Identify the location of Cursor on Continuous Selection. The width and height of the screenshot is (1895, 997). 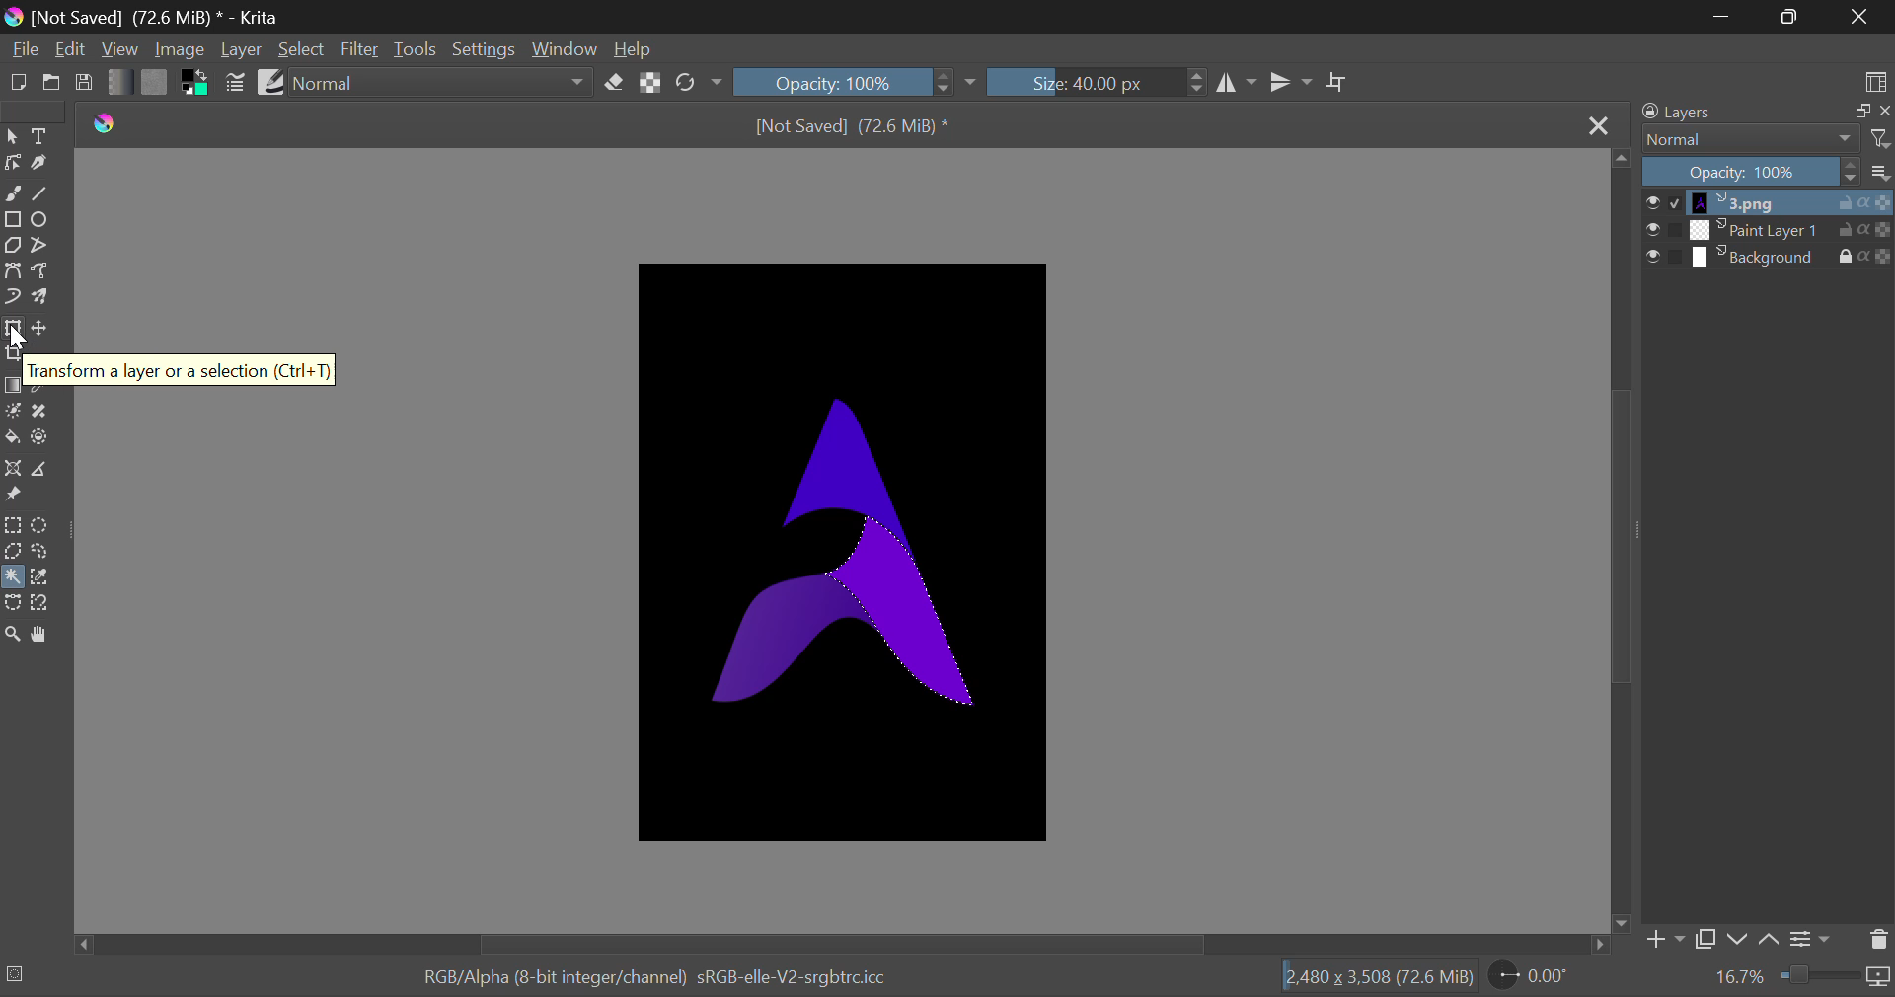
(13, 576).